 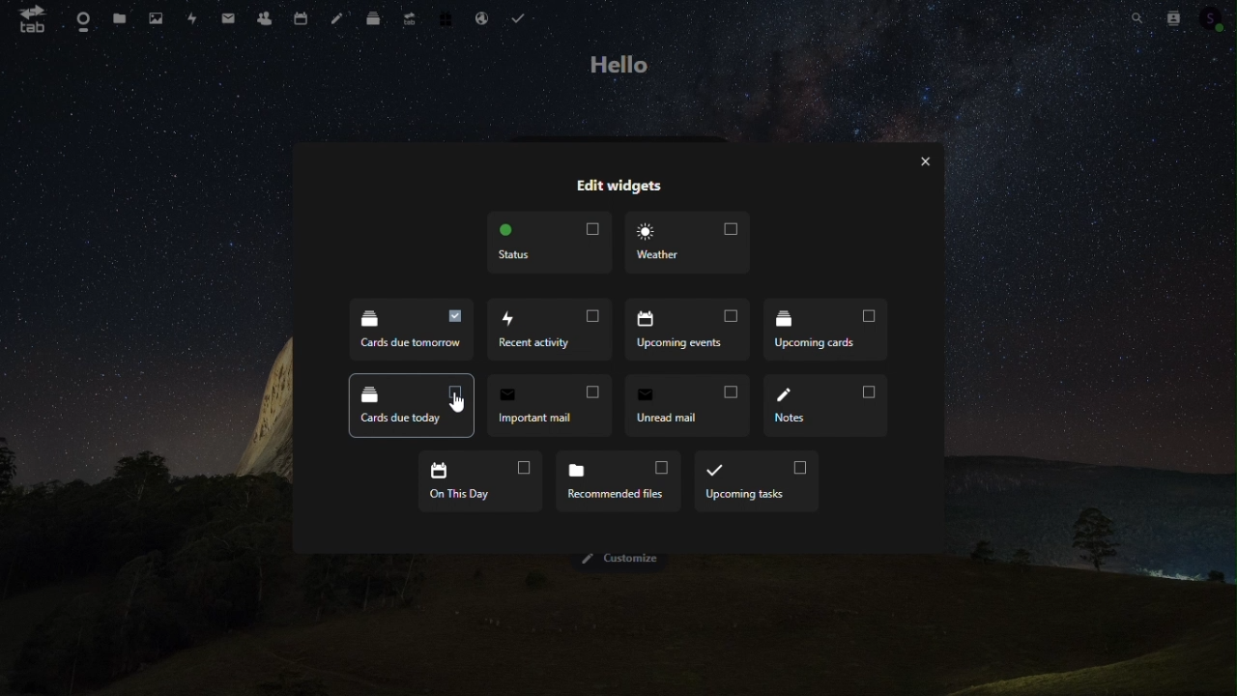 What do you see at coordinates (335, 15) in the screenshot?
I see `Notes` at bounding box center [335, 15].